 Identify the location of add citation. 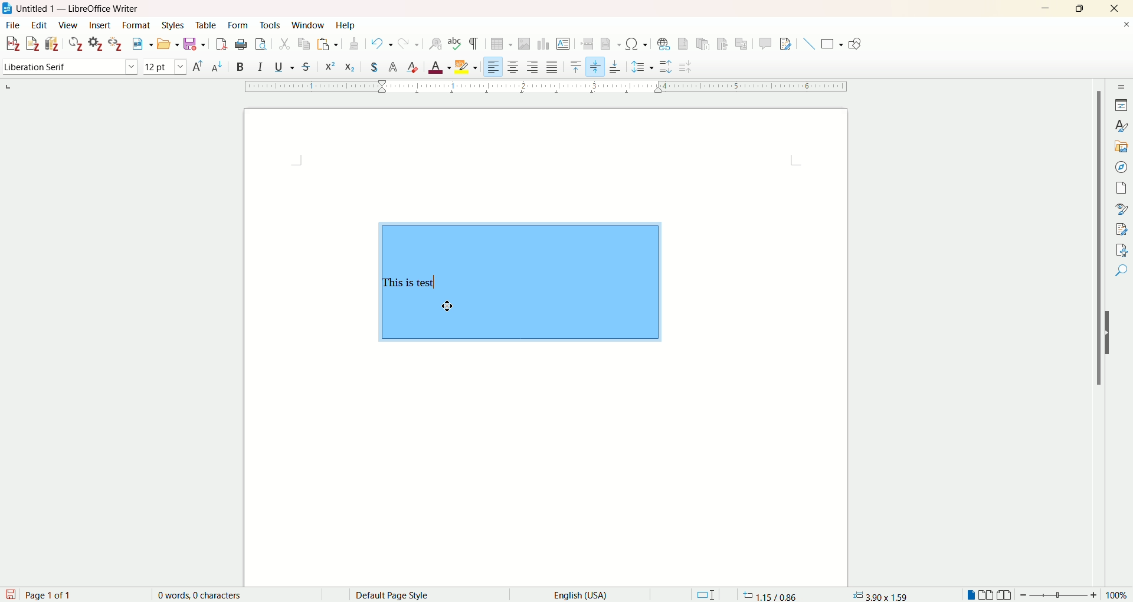
(11, 44).